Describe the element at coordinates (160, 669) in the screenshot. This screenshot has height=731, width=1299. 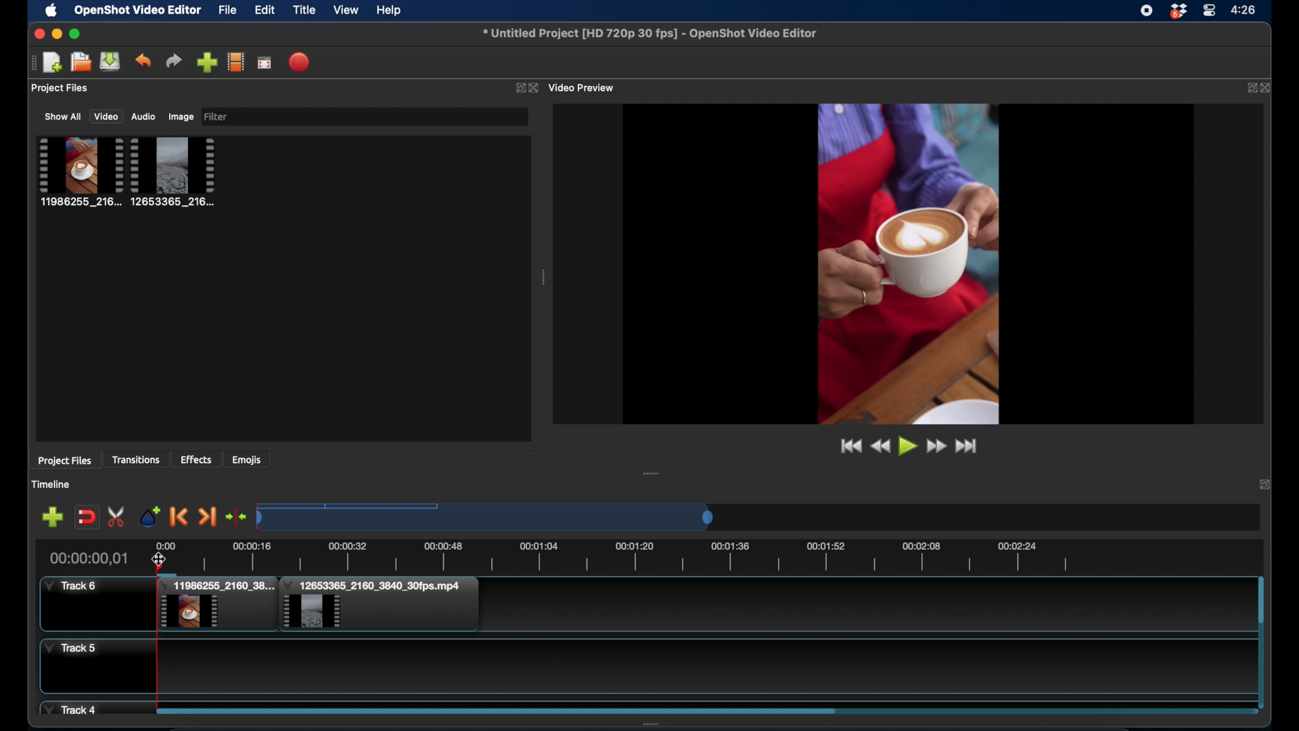
I see `playhead` at that location.